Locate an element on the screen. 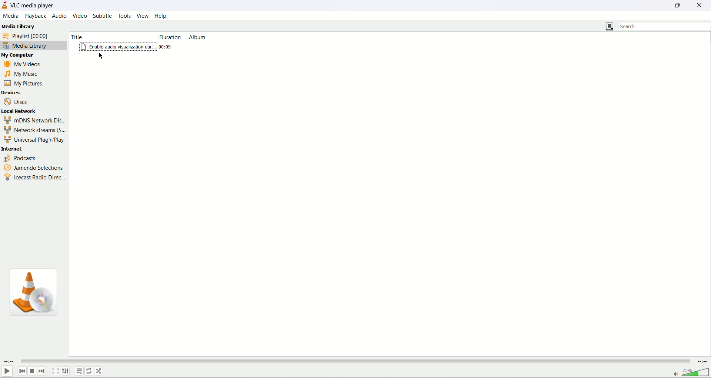 The width and height of the screenshot is (711, 378). Media Library is located at coordinates (18, 27).